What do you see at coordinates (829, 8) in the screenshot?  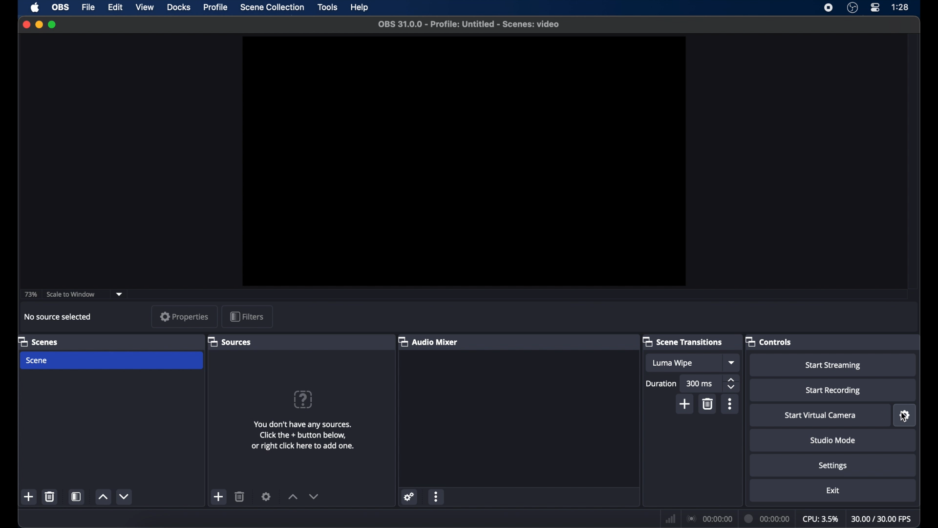 I see `screen recorder icon` at bounding box center [829, 8].